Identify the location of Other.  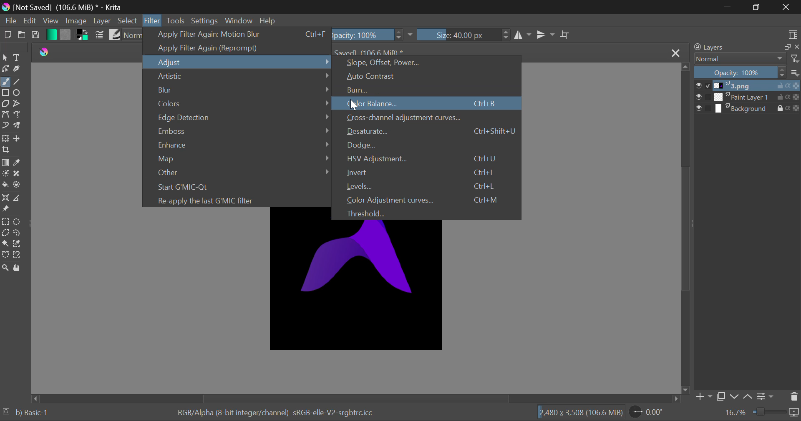
(242, 173).